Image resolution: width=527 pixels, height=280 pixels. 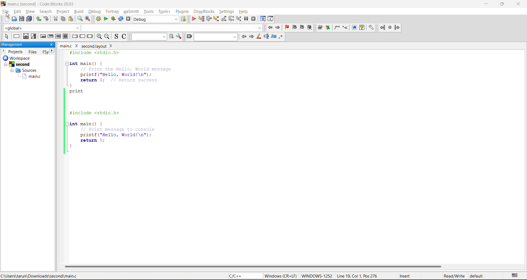 I want to click on redo, so click(x=47, y=19).